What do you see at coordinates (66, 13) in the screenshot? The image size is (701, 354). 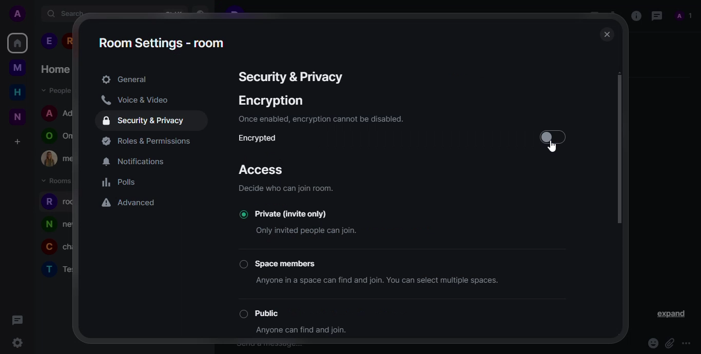 I see `search` at bounding box center [66, 13].